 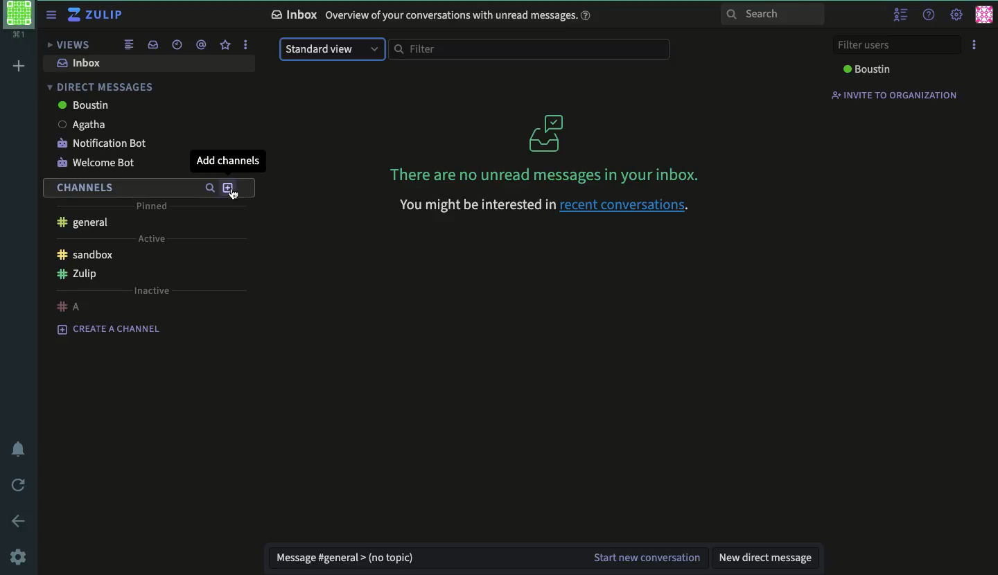 What do you see at coordinates (176, 45) in the screenshot?
I see `recent conversation` at bounding box center [176, 45].